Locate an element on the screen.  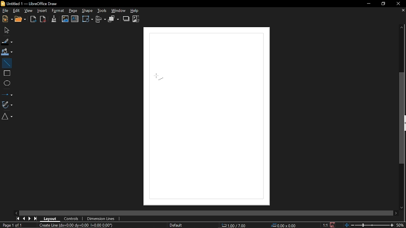
Help is located at coordinates (137, 11).